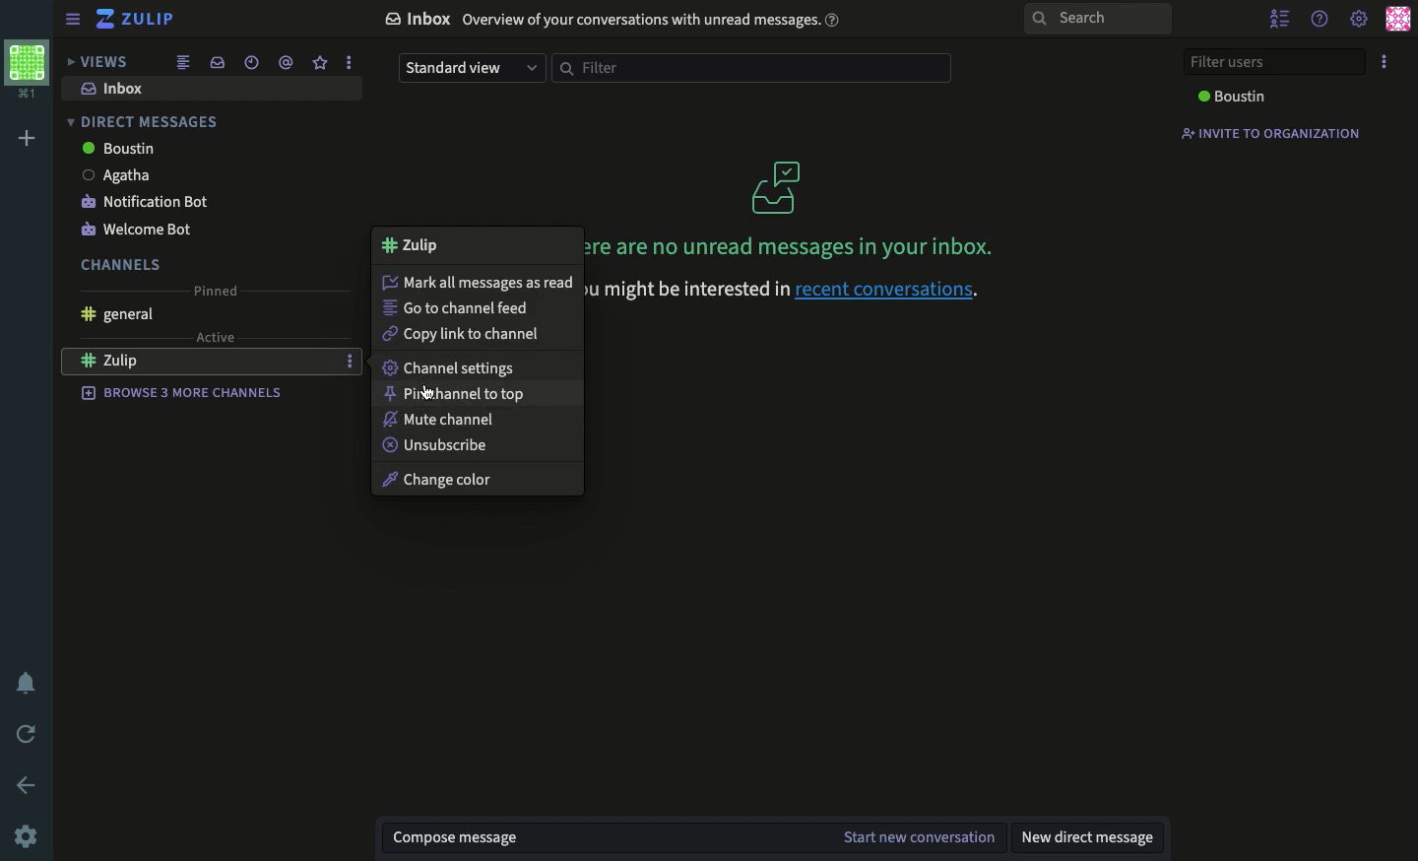 The height and width of the screenshot is (861, 1418). What do you see at coordinates (97, 62) in the screenshot?
I see `views` at bounding box center [97, 62].